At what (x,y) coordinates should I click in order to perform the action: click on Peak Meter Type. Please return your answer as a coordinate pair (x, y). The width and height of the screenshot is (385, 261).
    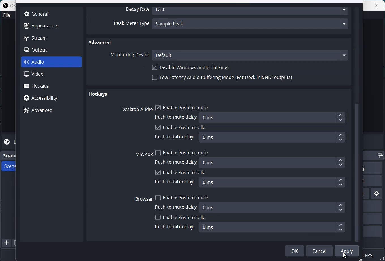
    Looking at the image, I should click on (131, 24).